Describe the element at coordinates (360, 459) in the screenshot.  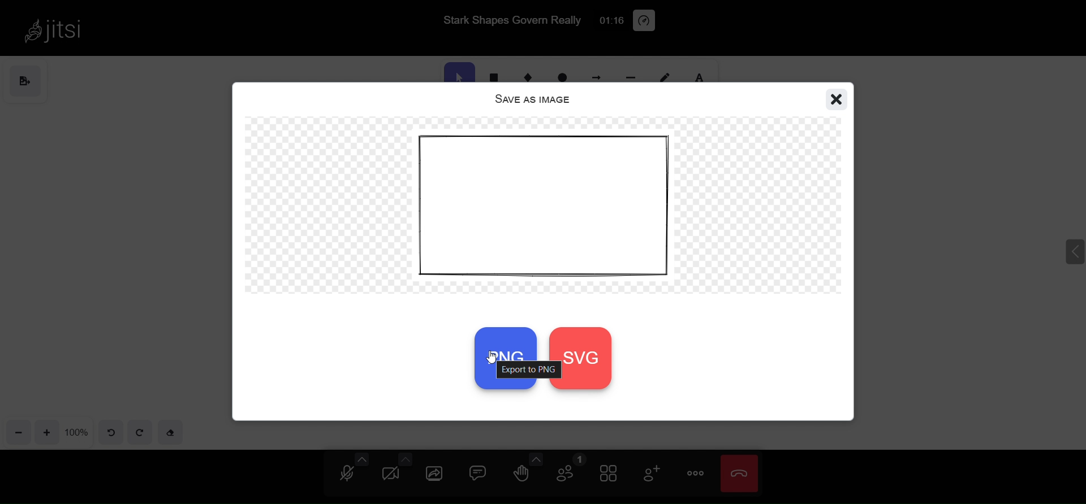
I see `more audio option` at that location.